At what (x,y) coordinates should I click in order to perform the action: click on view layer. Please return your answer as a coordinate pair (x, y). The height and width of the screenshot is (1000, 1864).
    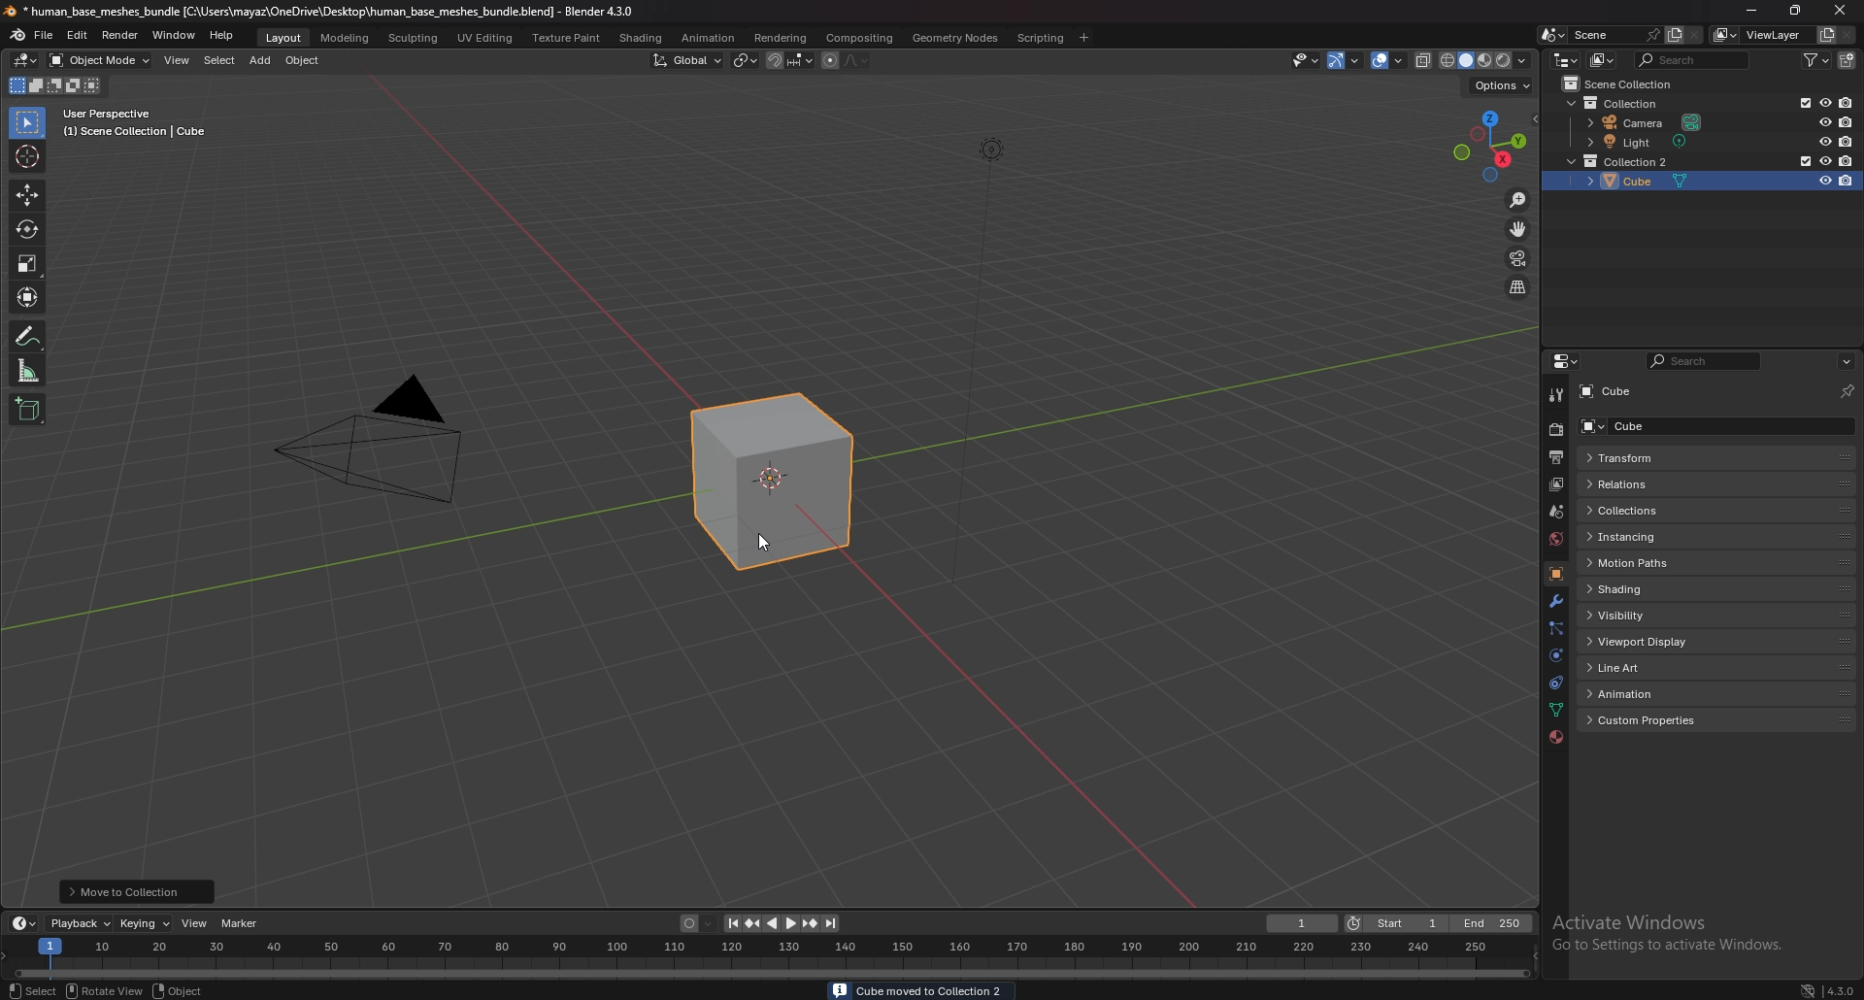
    Looking at the image, I should click on (1555, 484).